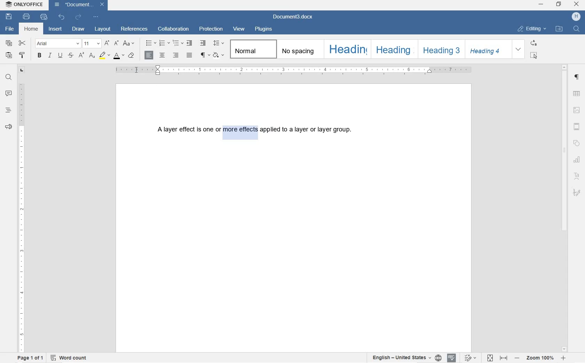 This screenshot has height=363, width=585. I want to click on TRACK CHANGES, so click(470, 357).